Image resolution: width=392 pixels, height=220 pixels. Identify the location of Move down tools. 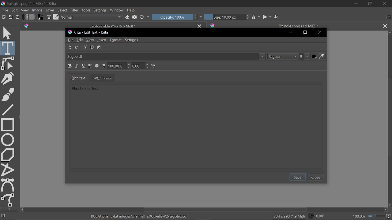
(9, 209).